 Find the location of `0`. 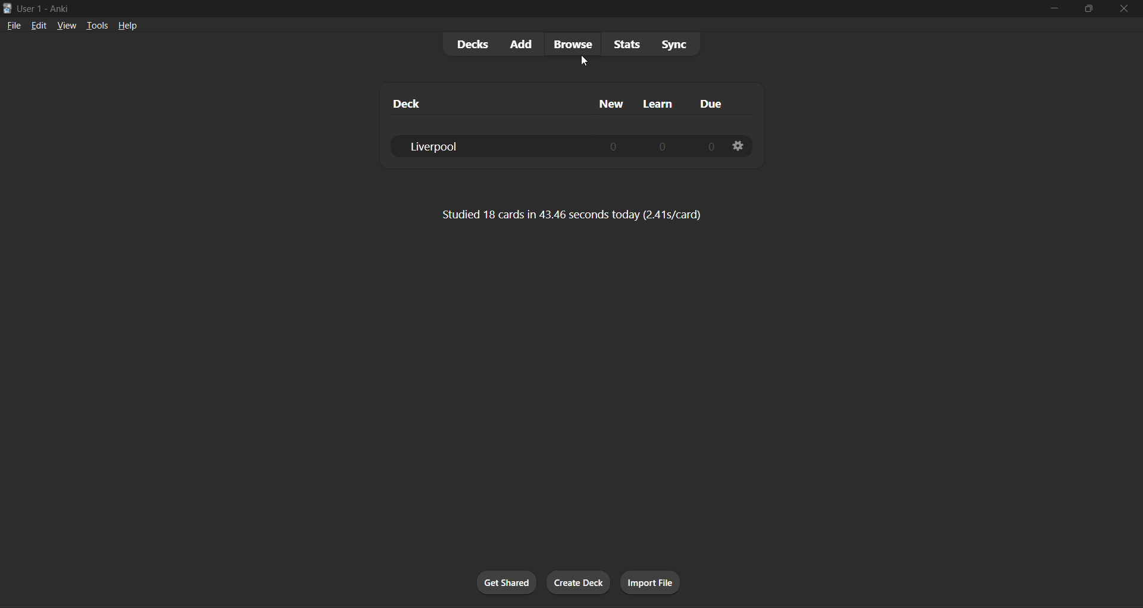

0 is located at coordinates (659, 145).